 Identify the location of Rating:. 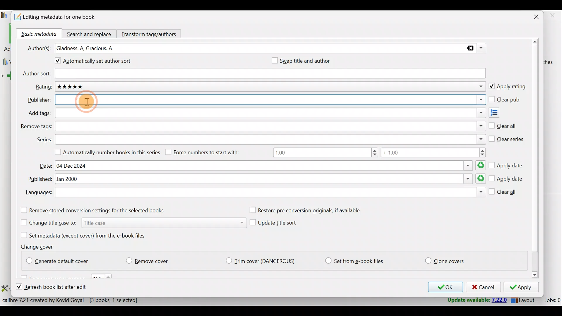
(43, 87).